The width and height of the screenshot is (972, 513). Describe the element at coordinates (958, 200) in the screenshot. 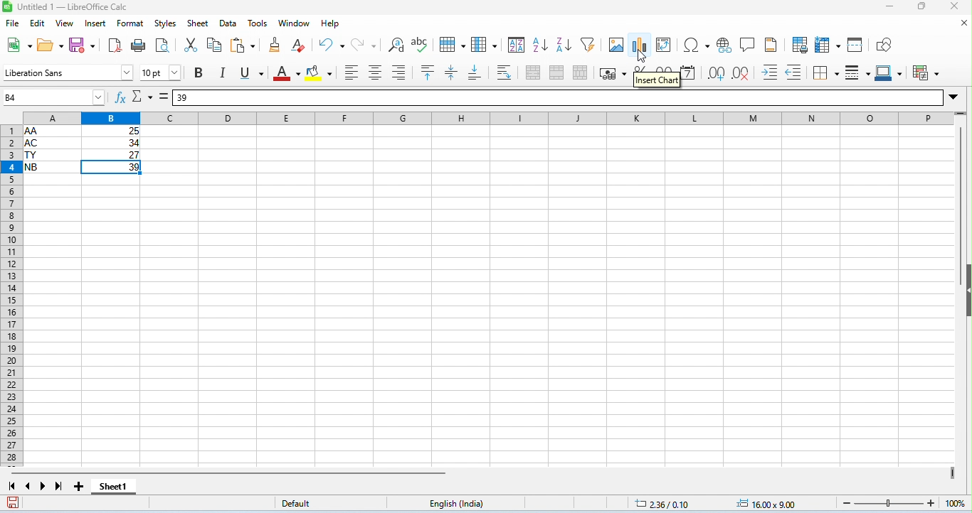

I see `vertical scroll bar` at that location.